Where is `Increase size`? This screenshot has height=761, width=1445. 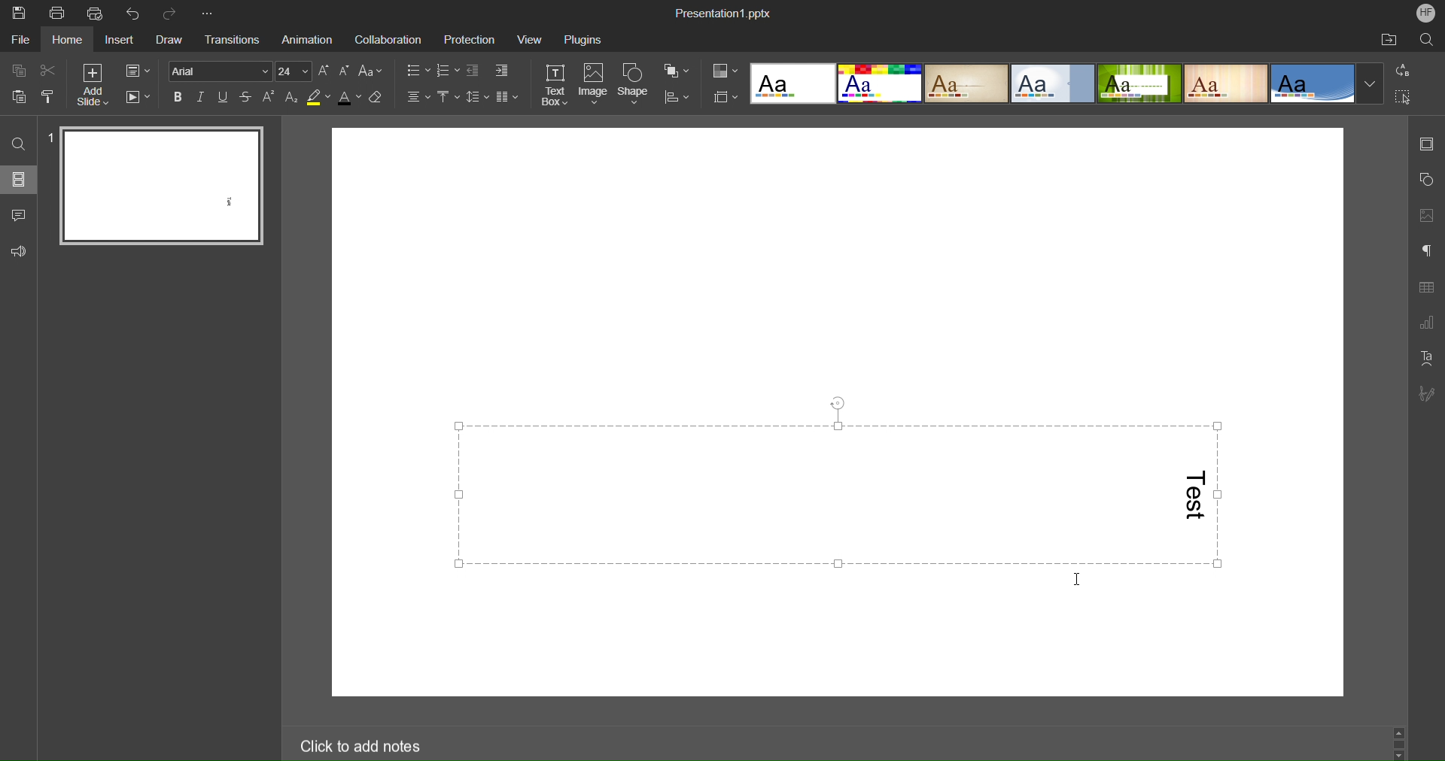
Increase size is located at coordinates (325, 70).